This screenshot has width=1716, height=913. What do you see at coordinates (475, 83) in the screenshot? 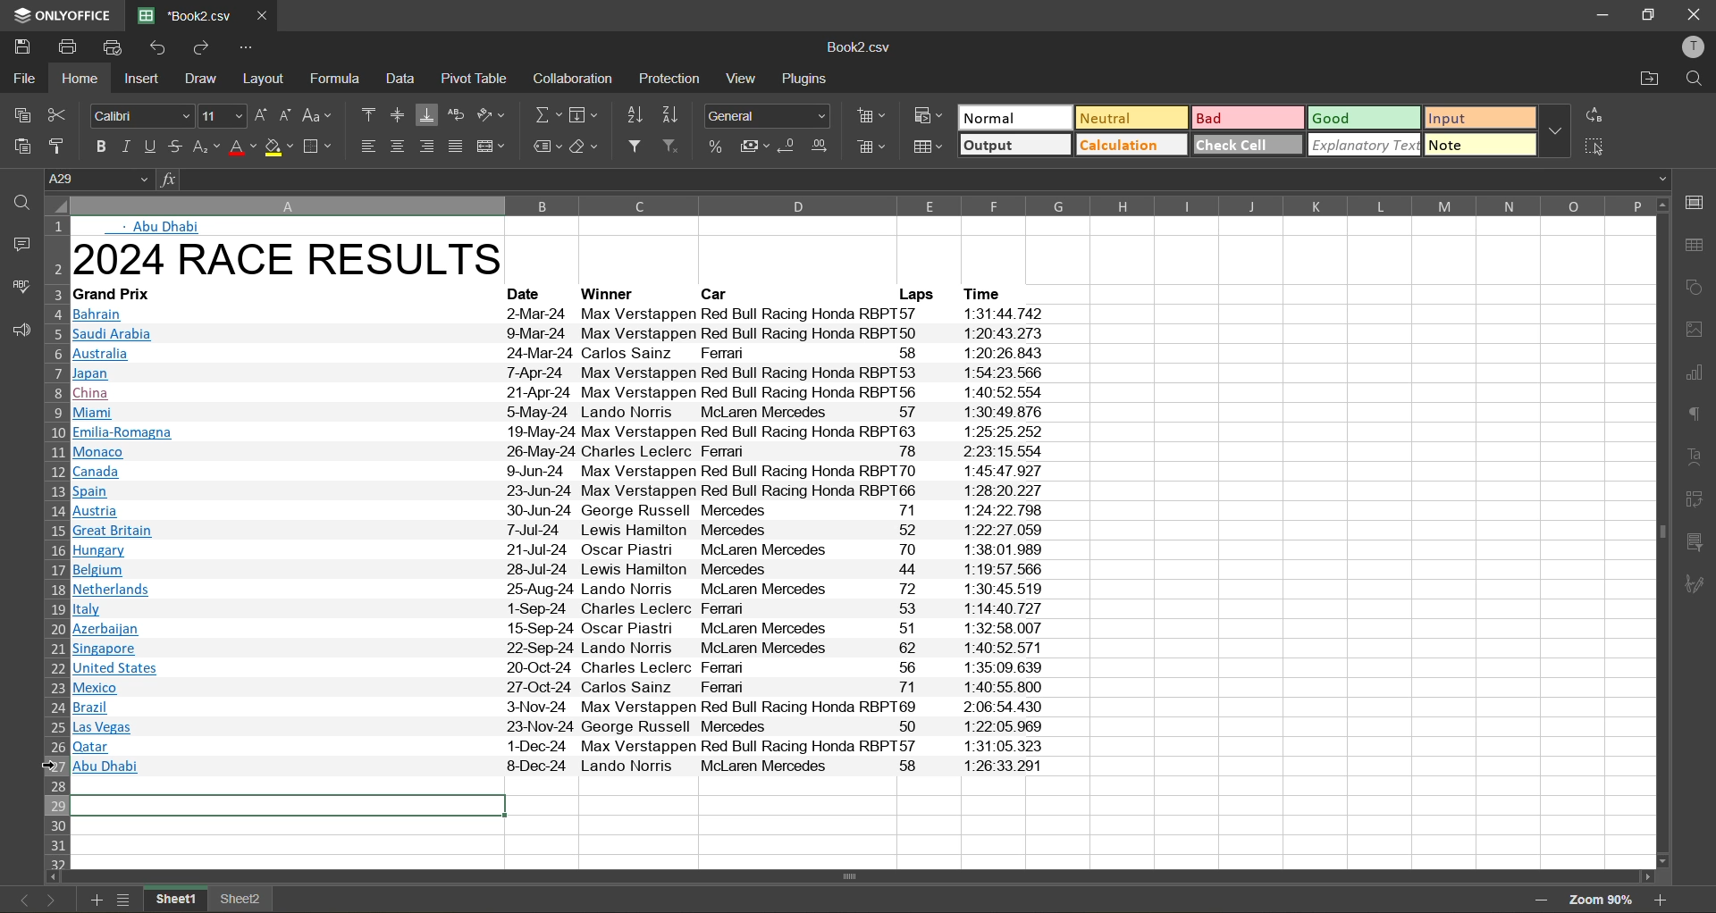
I see `pivot table` at bounding box center [475, 83].